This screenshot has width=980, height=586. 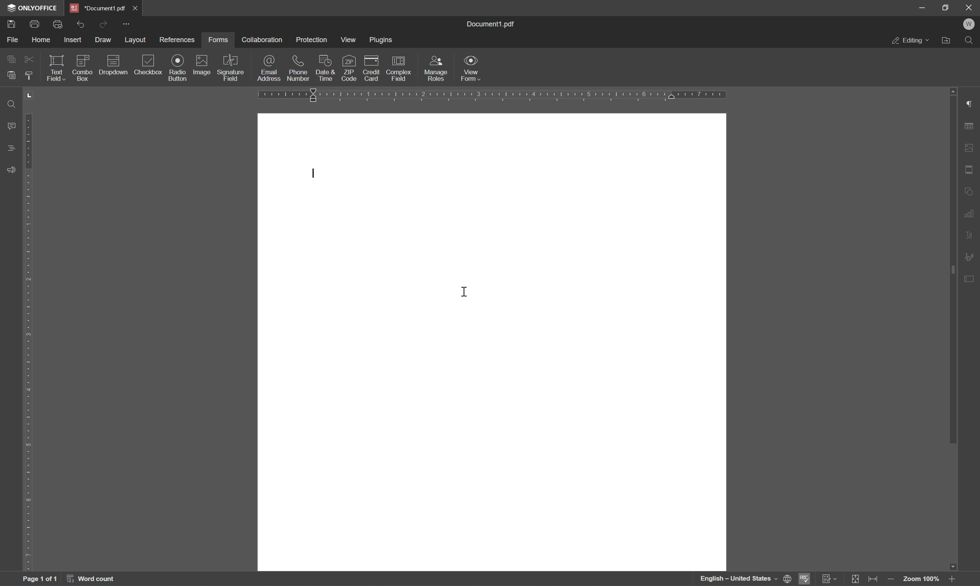 I want to click on checkbox, so click(x=148, y=67).